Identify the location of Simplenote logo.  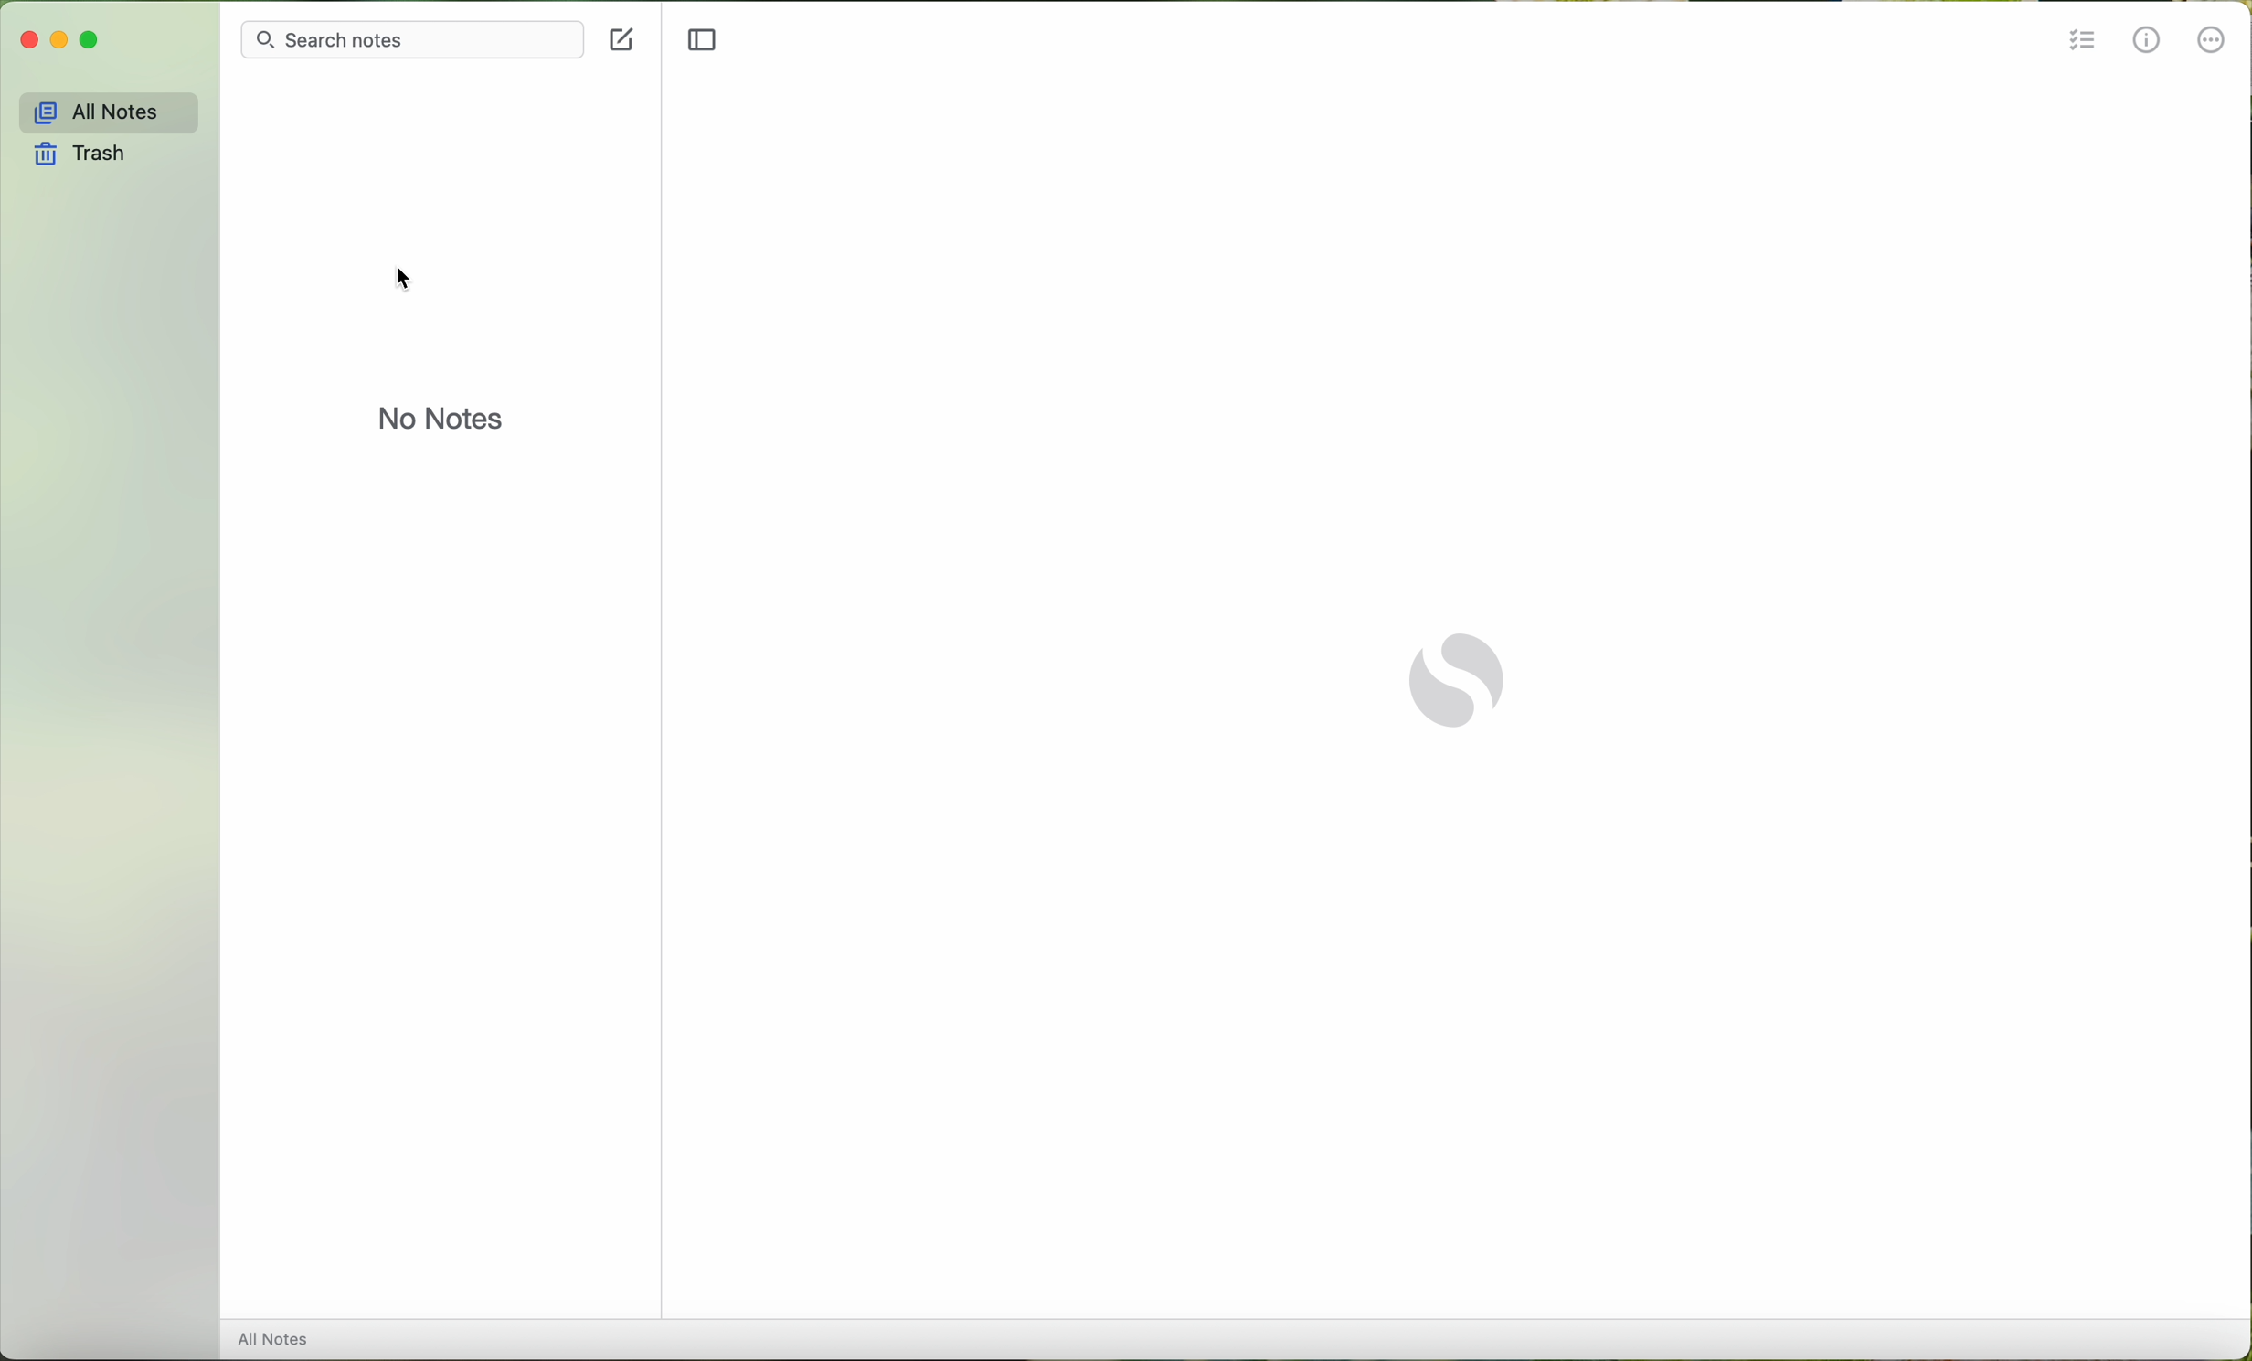
(1467, 677).